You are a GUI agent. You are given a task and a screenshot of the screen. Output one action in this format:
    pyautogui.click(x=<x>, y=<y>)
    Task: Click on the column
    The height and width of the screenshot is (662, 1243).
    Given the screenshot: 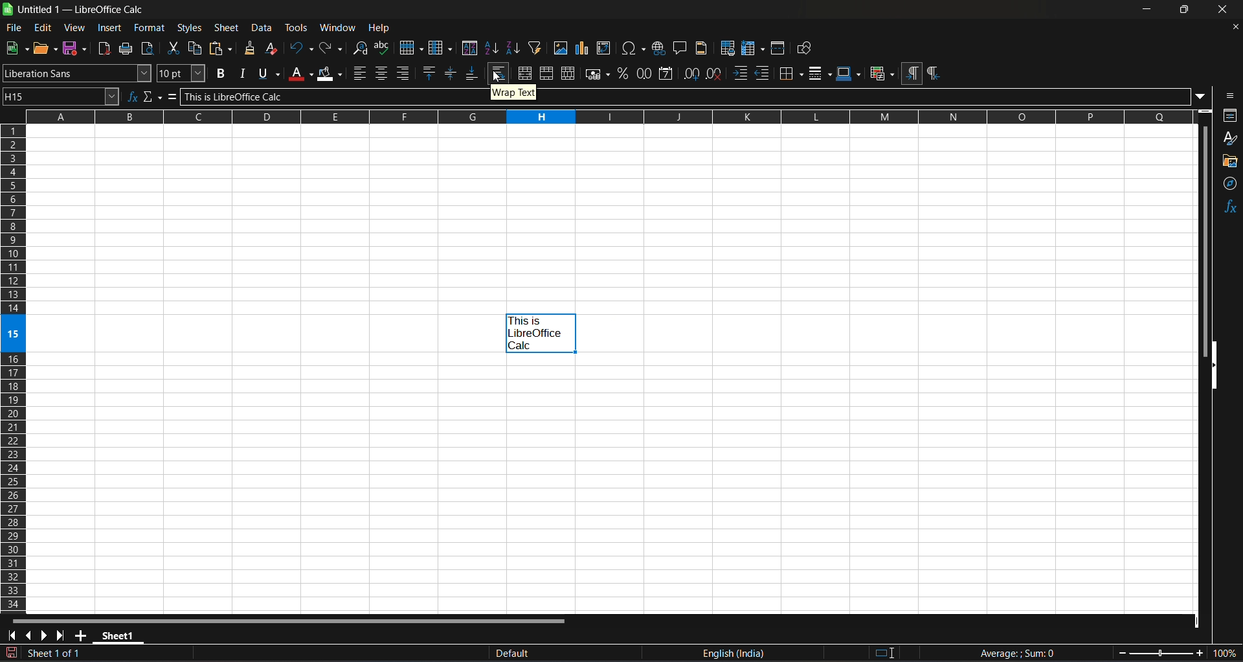 What is the action you would take?
    pyautogui.click(x=440, y=47)
    